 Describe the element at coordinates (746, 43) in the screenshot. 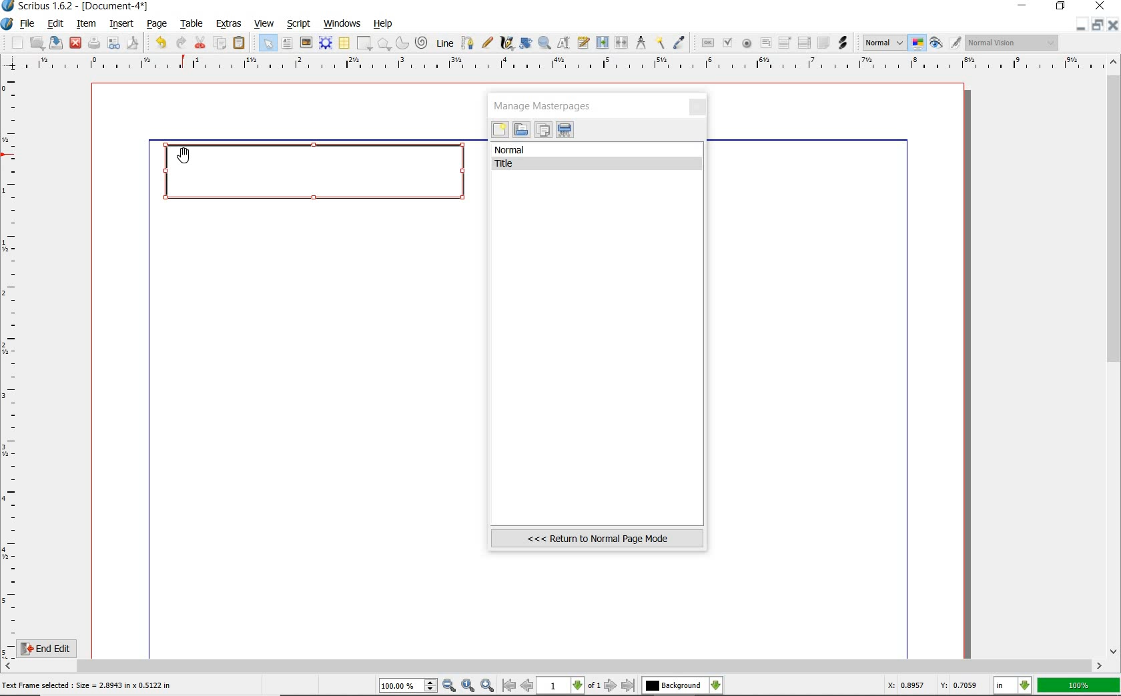

I see `pdf radio button` at that location.